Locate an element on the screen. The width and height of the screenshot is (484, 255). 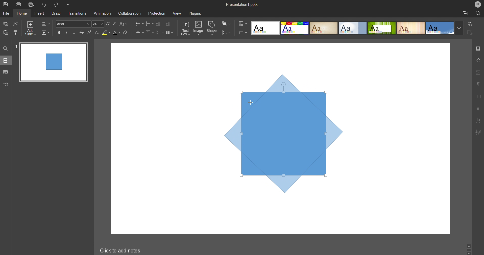
Underline is located at coordinates (74, 33).